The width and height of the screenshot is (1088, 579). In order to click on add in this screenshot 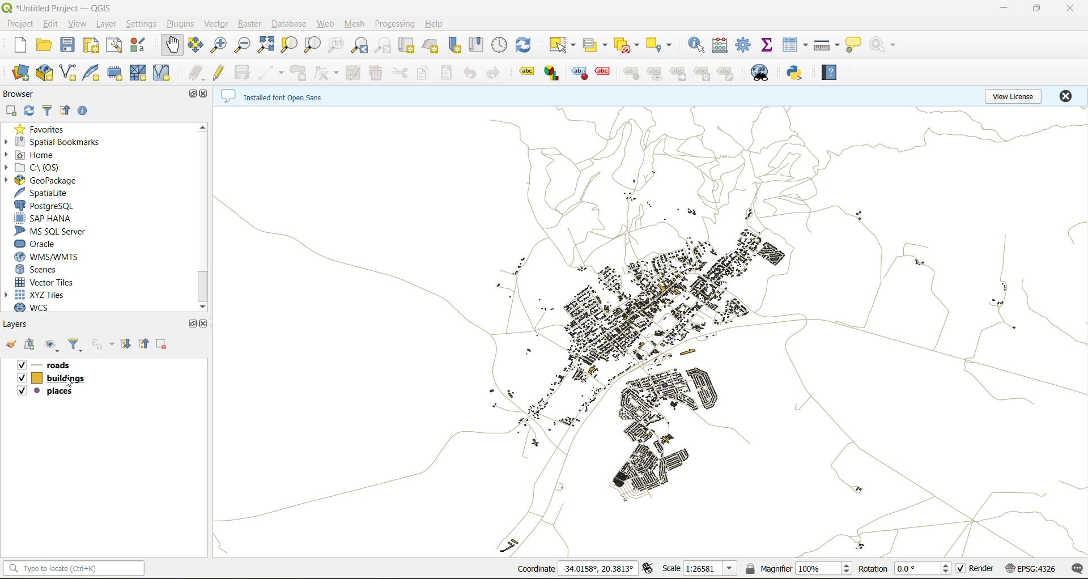, I will do `click(9, 111)`.